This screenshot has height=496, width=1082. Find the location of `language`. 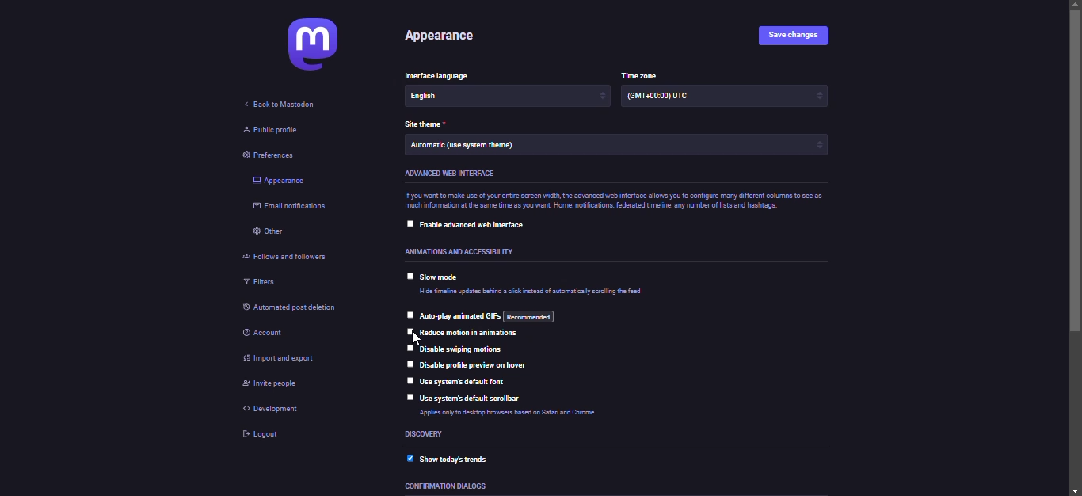

language is located at coordinates (449, 97).